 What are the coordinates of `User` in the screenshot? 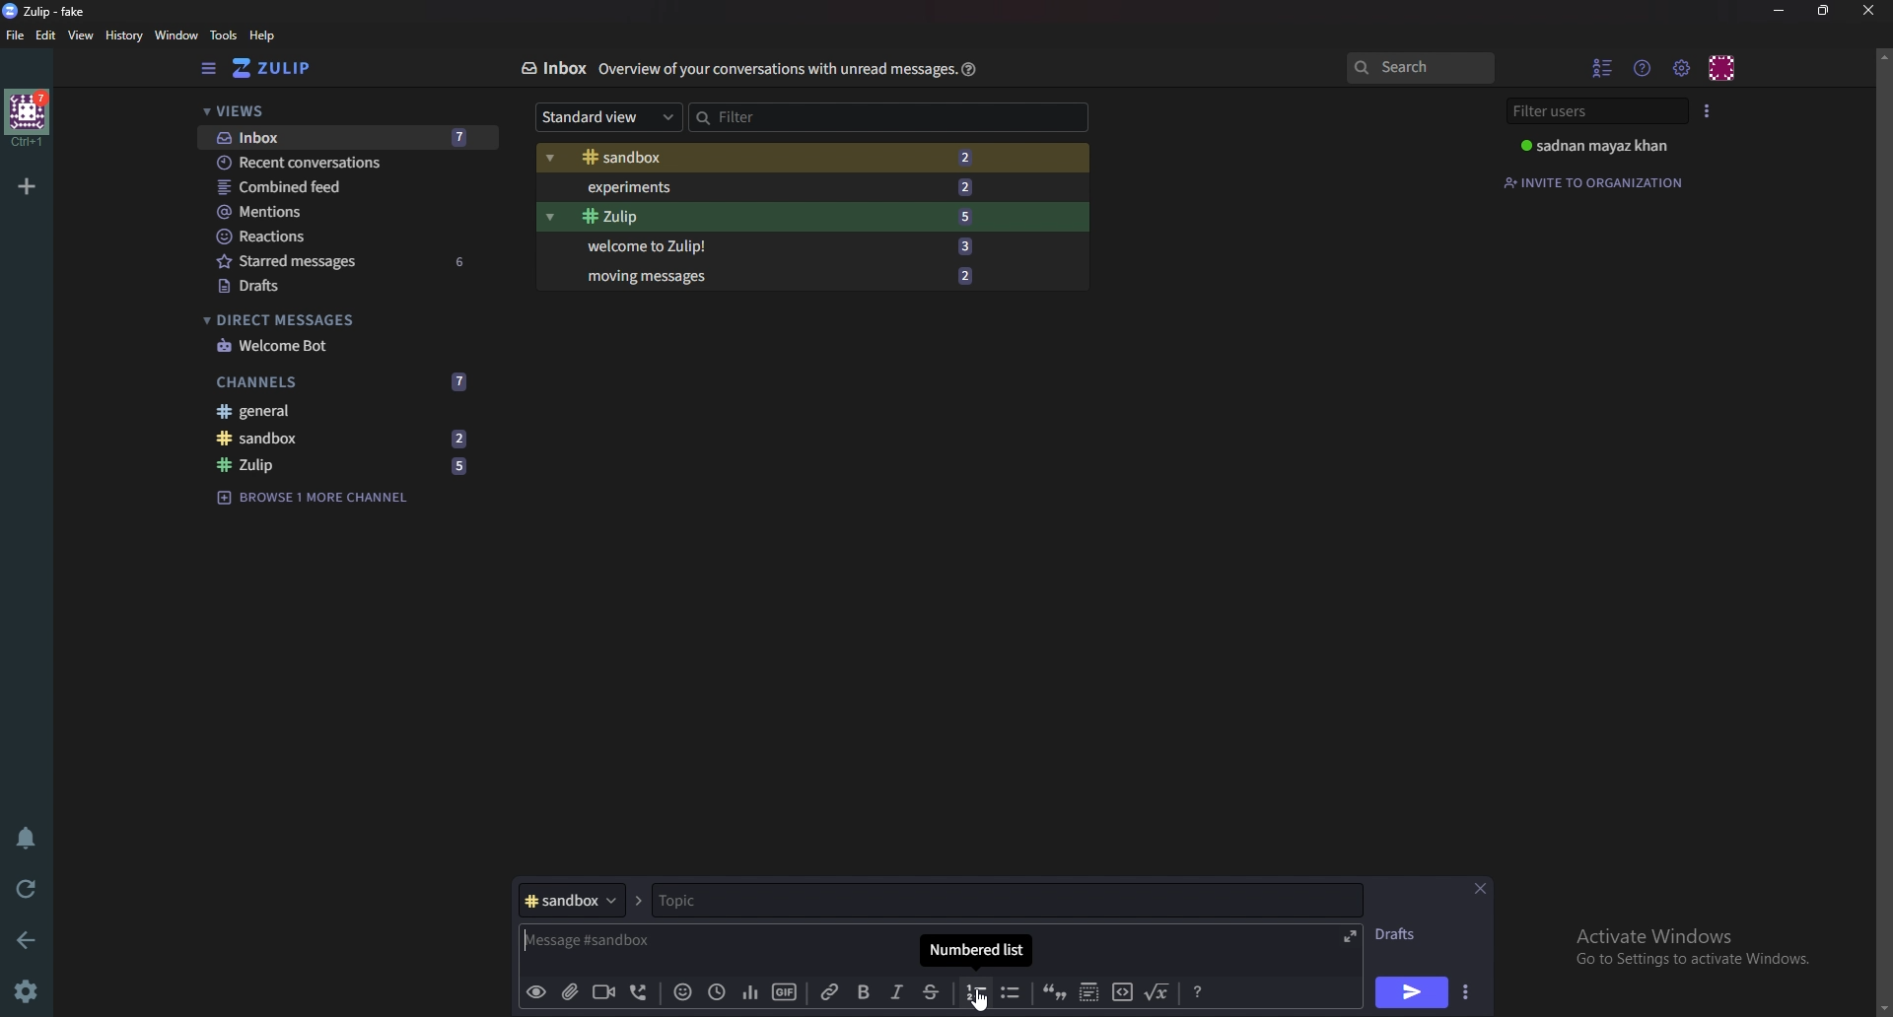 It's located at (1599, 146).